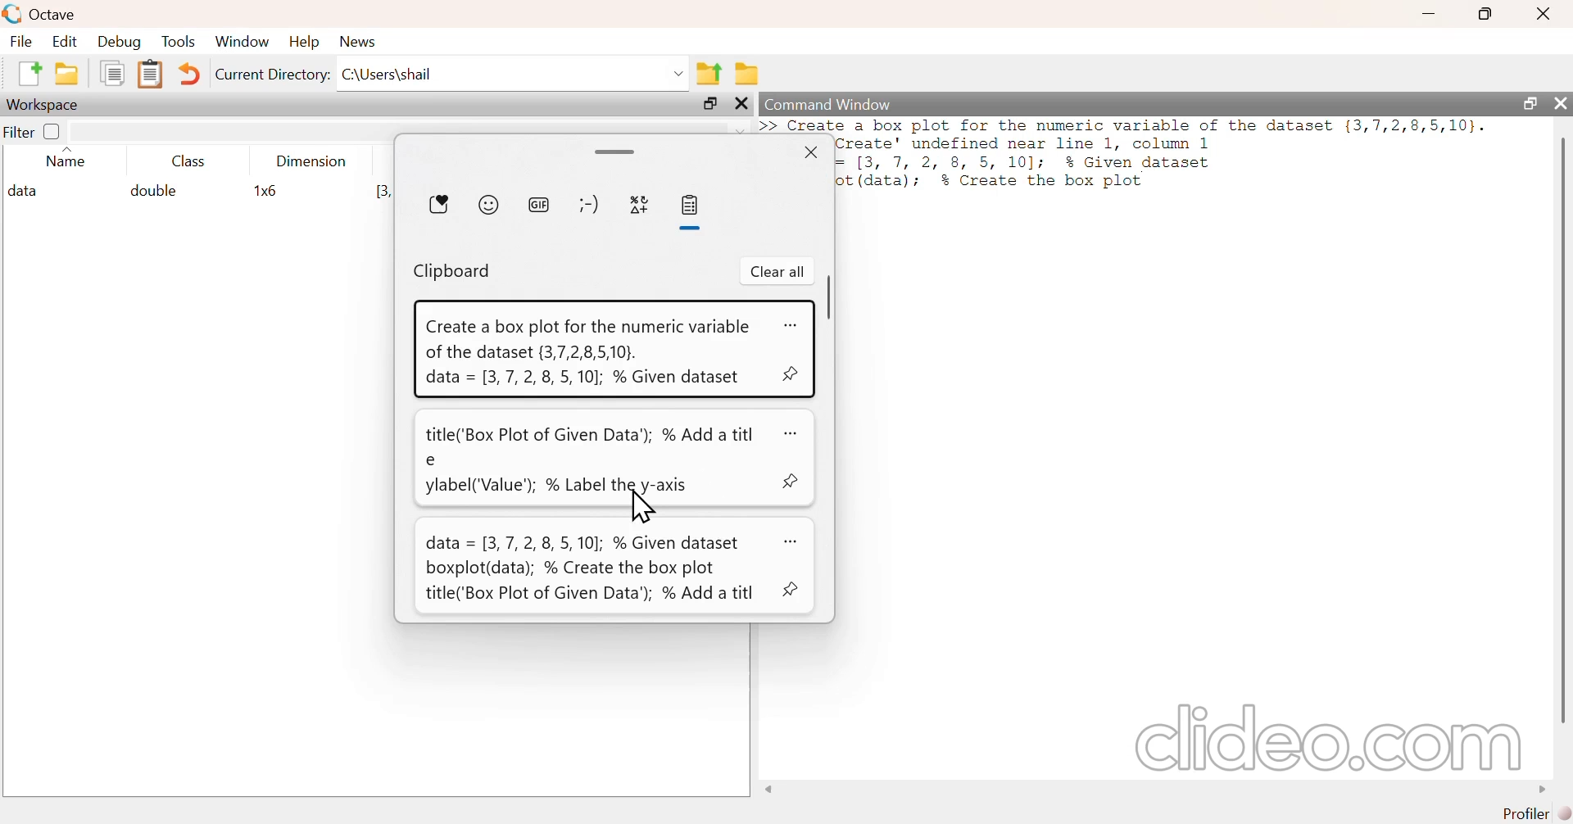  What do you see at coordinates (1548, 14) in the screenshot?
I see `close` at bounding box center [1548, 14].